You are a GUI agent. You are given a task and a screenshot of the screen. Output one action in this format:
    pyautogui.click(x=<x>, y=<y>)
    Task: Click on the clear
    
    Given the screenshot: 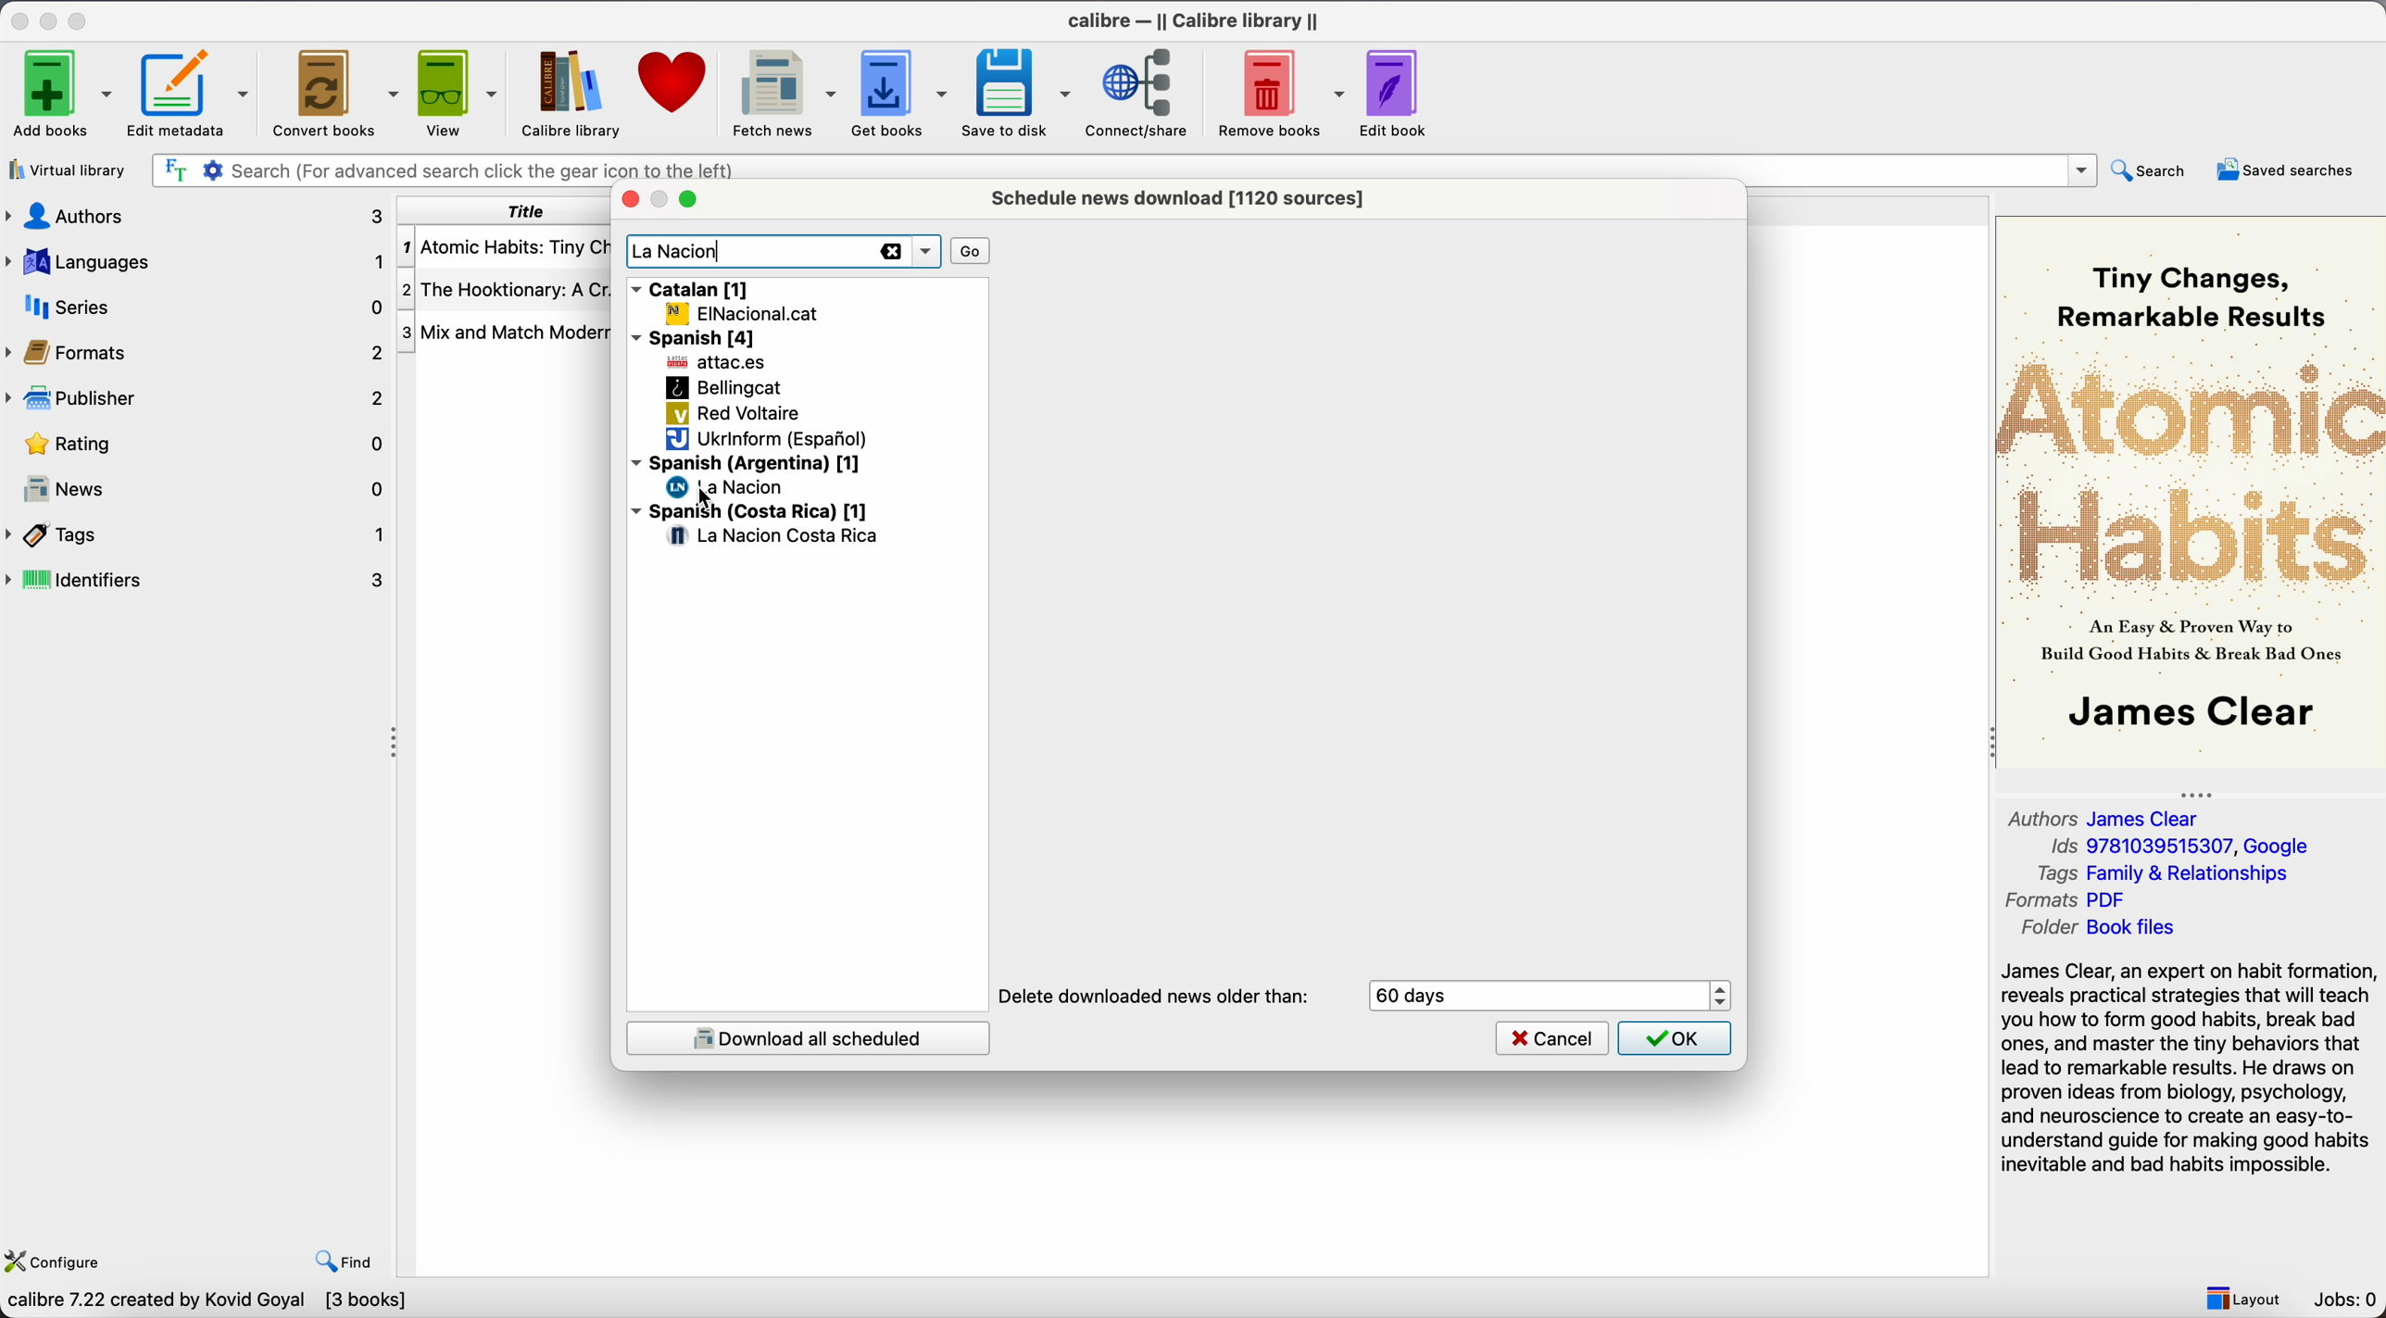 What is the action you would take?
    pyautogui.click(x=888, y=253)
    